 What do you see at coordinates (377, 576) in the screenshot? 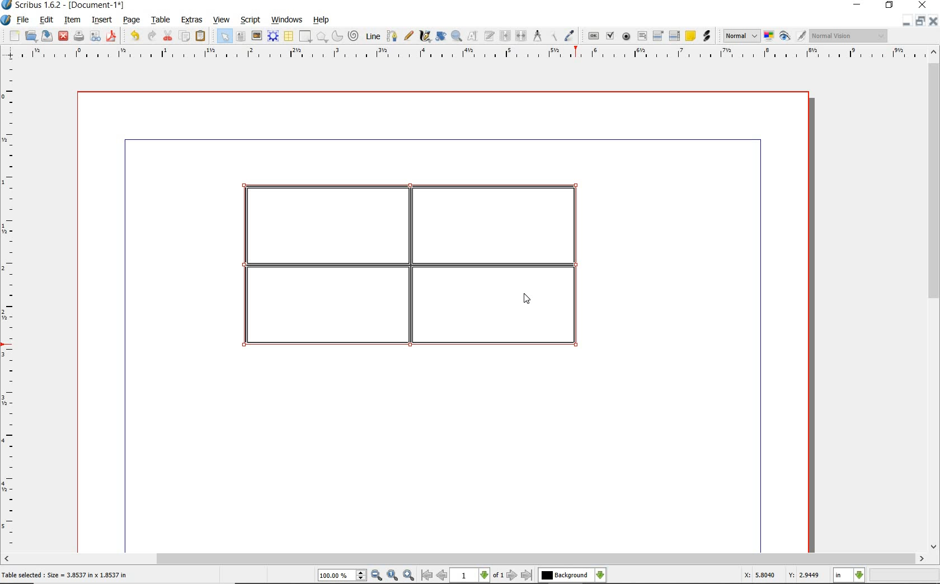
I see `zoom out` at bounding box center [377, 576].